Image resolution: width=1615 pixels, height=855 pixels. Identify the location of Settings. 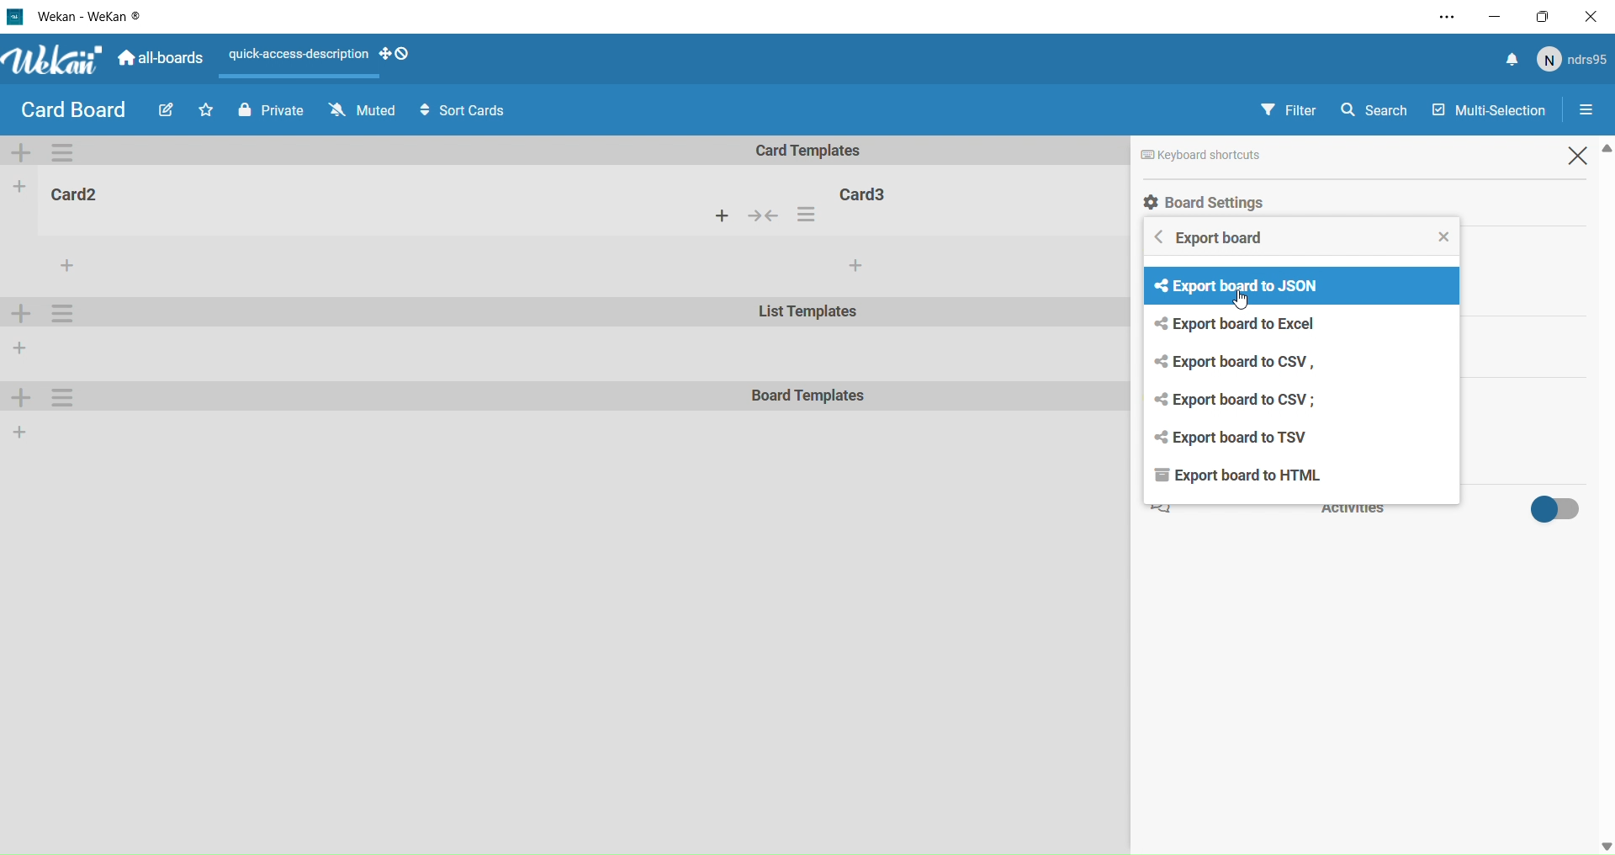
(1593, 111).